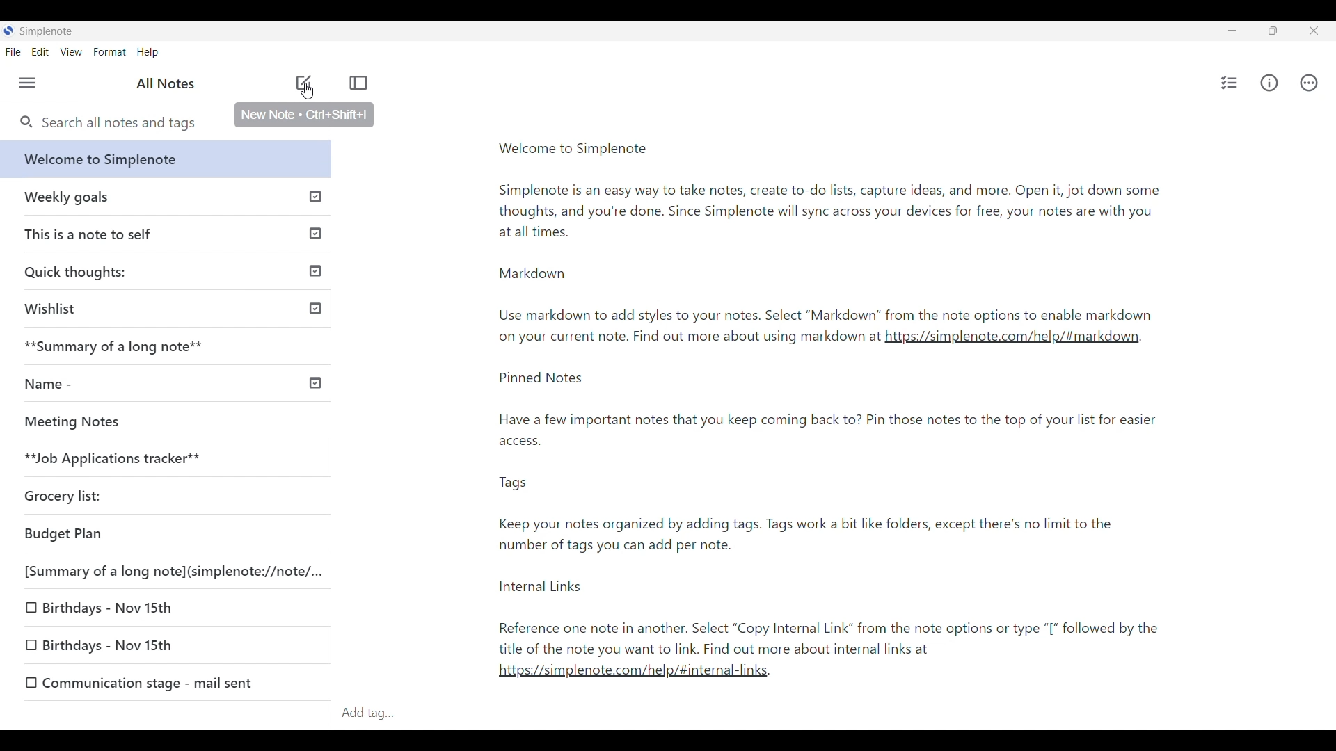 The height and width of the screenshot is (751, 1336). What do you see at coordinates (1014, 335) in the screenshot?
I see `link text` at bounding box center [1014, 335].